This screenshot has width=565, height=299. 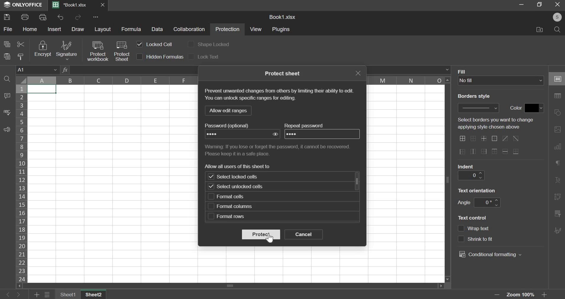 What do you see at coordinates (279, 95) in the screenshot?
I see `text` at bounding box center [279, 95].